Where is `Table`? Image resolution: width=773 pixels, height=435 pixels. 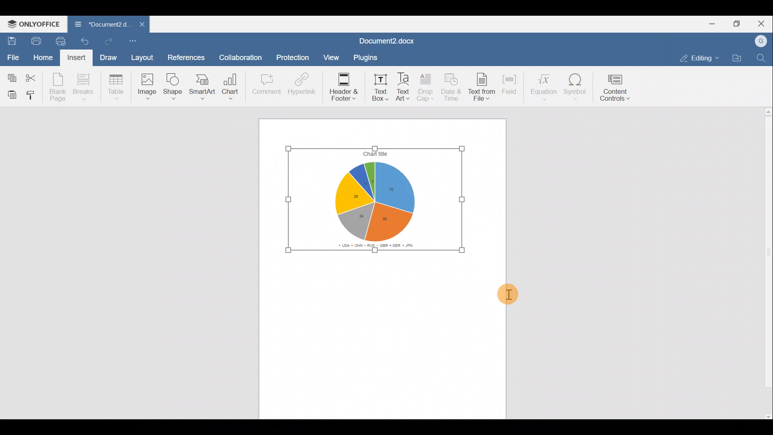
Table is located at coordinates (116, 85).